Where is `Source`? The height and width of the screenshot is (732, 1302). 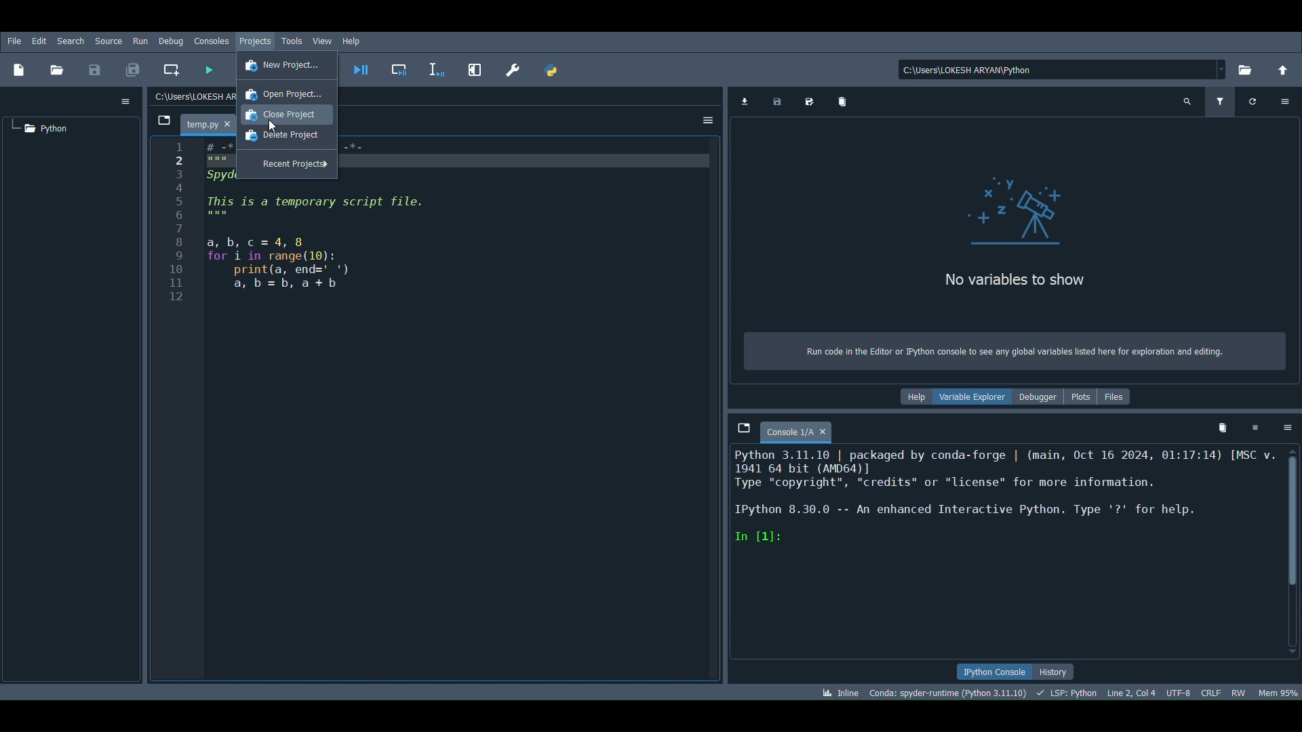
Source is located at coordinates (108, 41).